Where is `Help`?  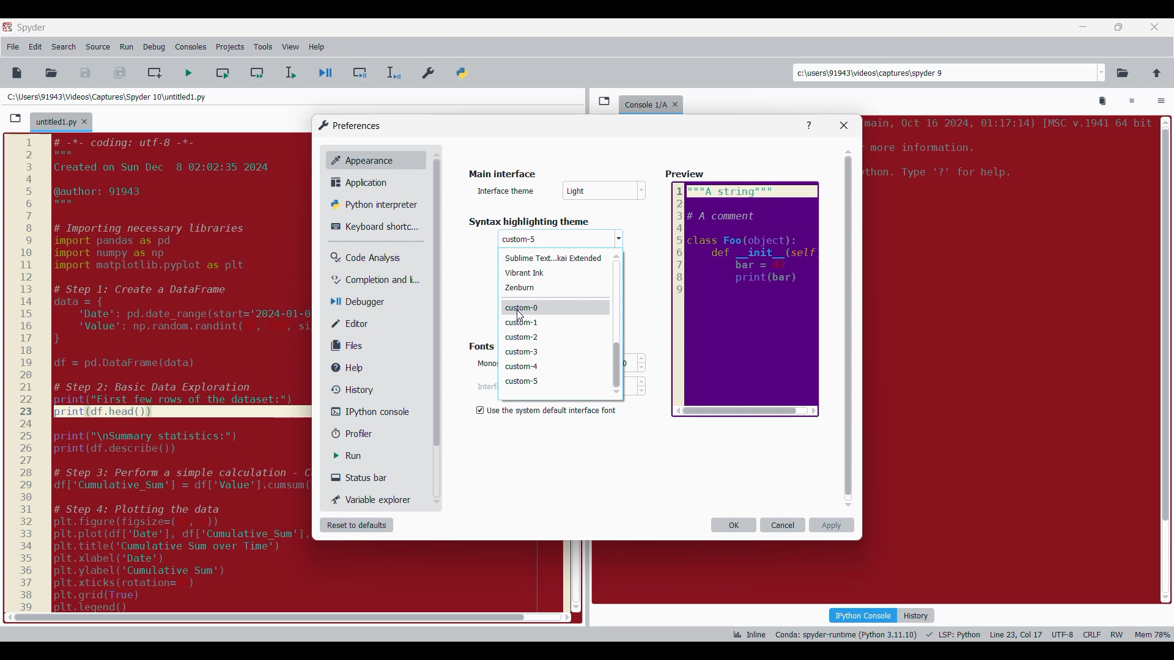
Help is located at coordinates (809, 126).